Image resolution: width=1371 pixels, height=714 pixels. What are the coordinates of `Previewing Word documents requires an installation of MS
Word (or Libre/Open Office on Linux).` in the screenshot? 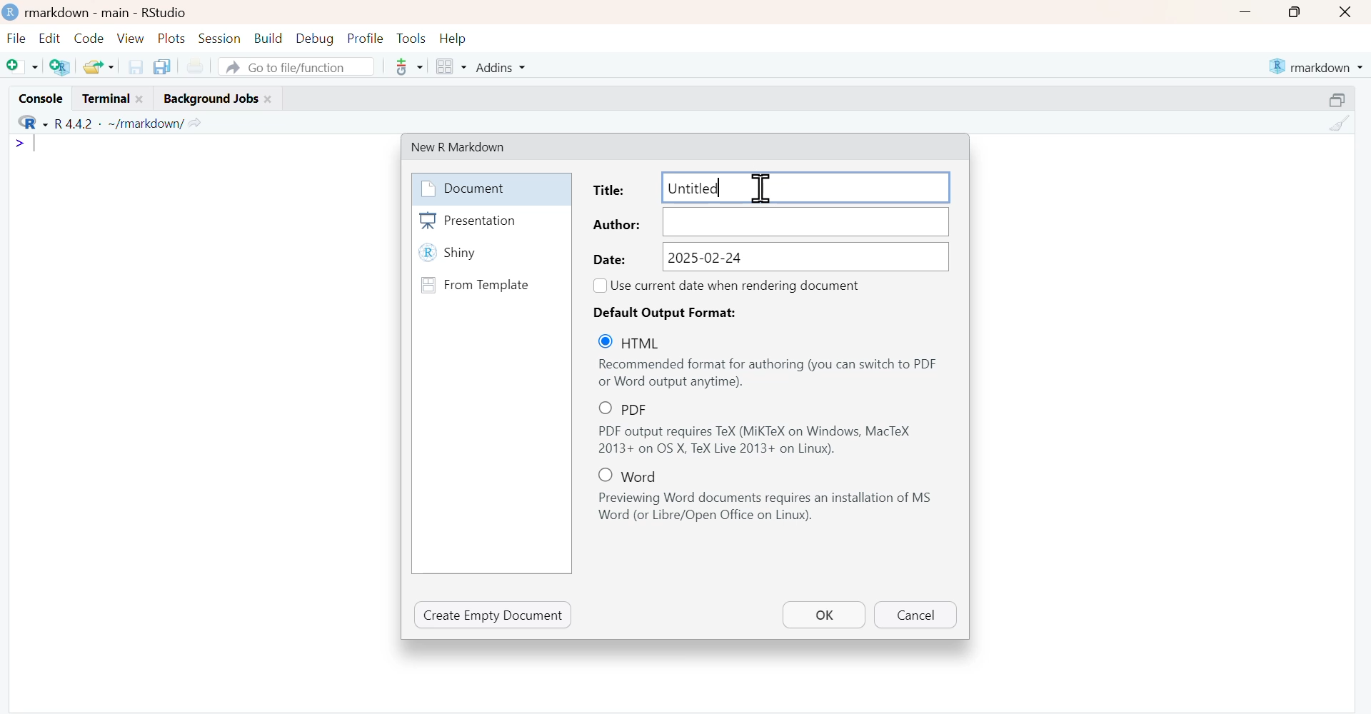 It's located at (770, 508).